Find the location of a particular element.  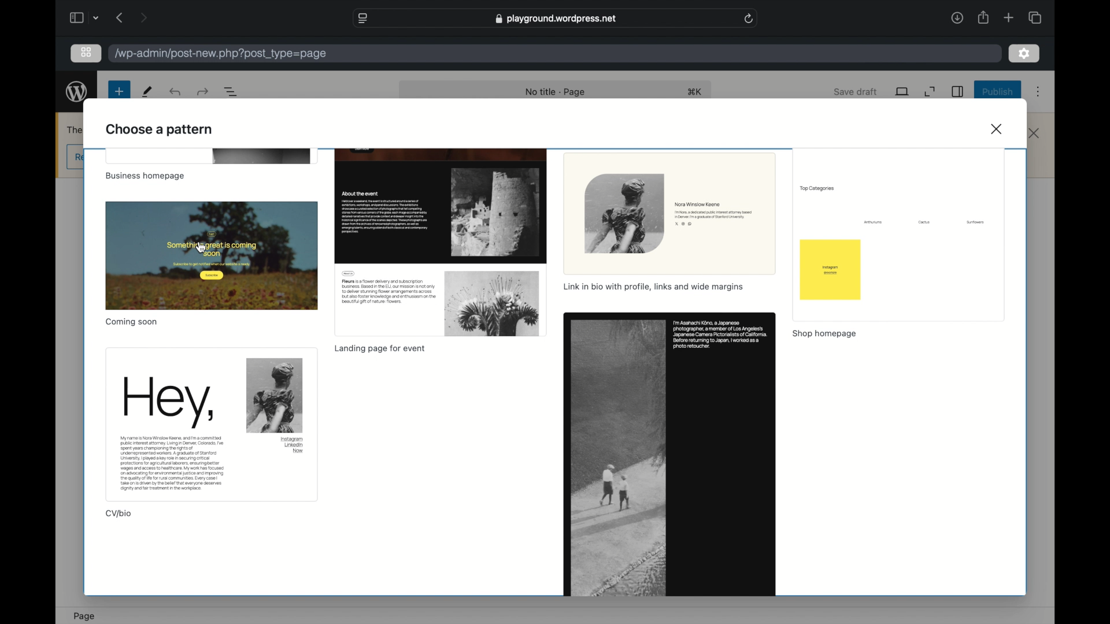

link in bio with profile, links and wide margins is located at coordinates (656, 287).